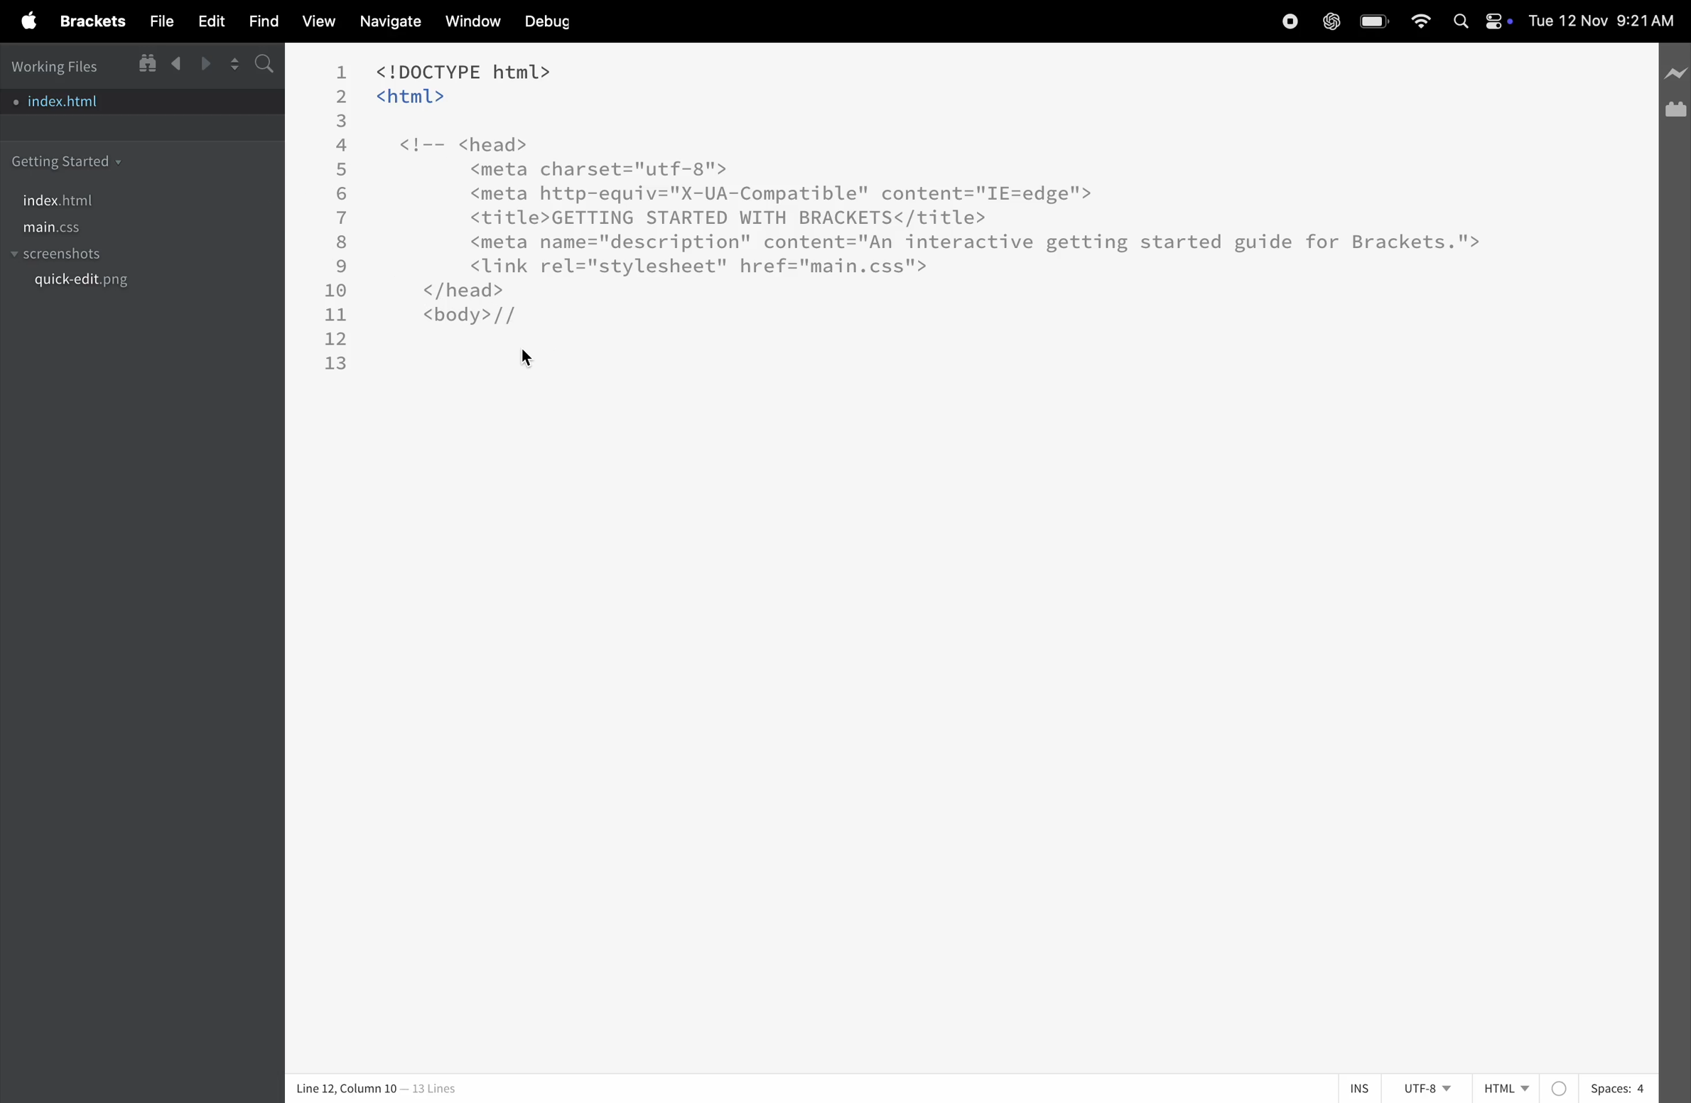  I want to click on battery, so click(1373, 22).